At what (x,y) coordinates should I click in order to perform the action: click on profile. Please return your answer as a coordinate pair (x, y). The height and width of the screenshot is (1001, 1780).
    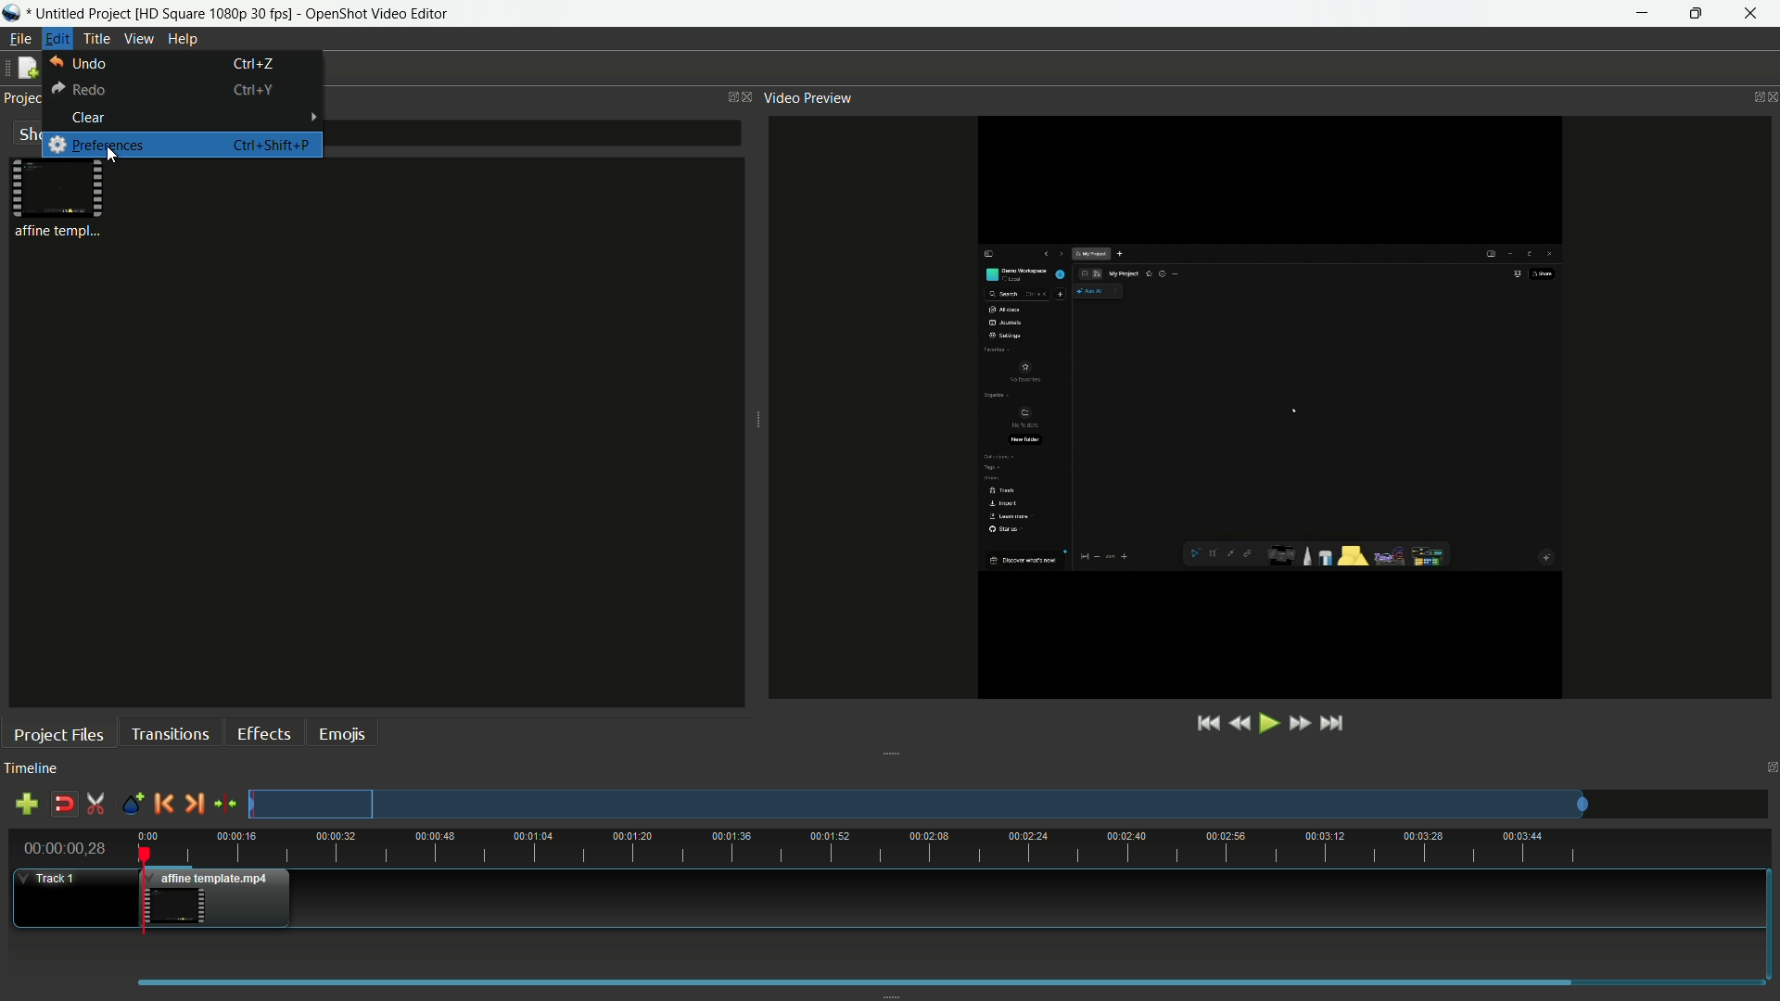
    Looking at the image, I should click on (216, 13).